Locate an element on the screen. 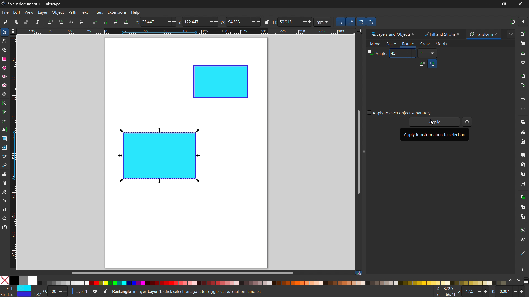 The height and width of the screenshot is (297, 529). file is located at coordinates (6, 12).